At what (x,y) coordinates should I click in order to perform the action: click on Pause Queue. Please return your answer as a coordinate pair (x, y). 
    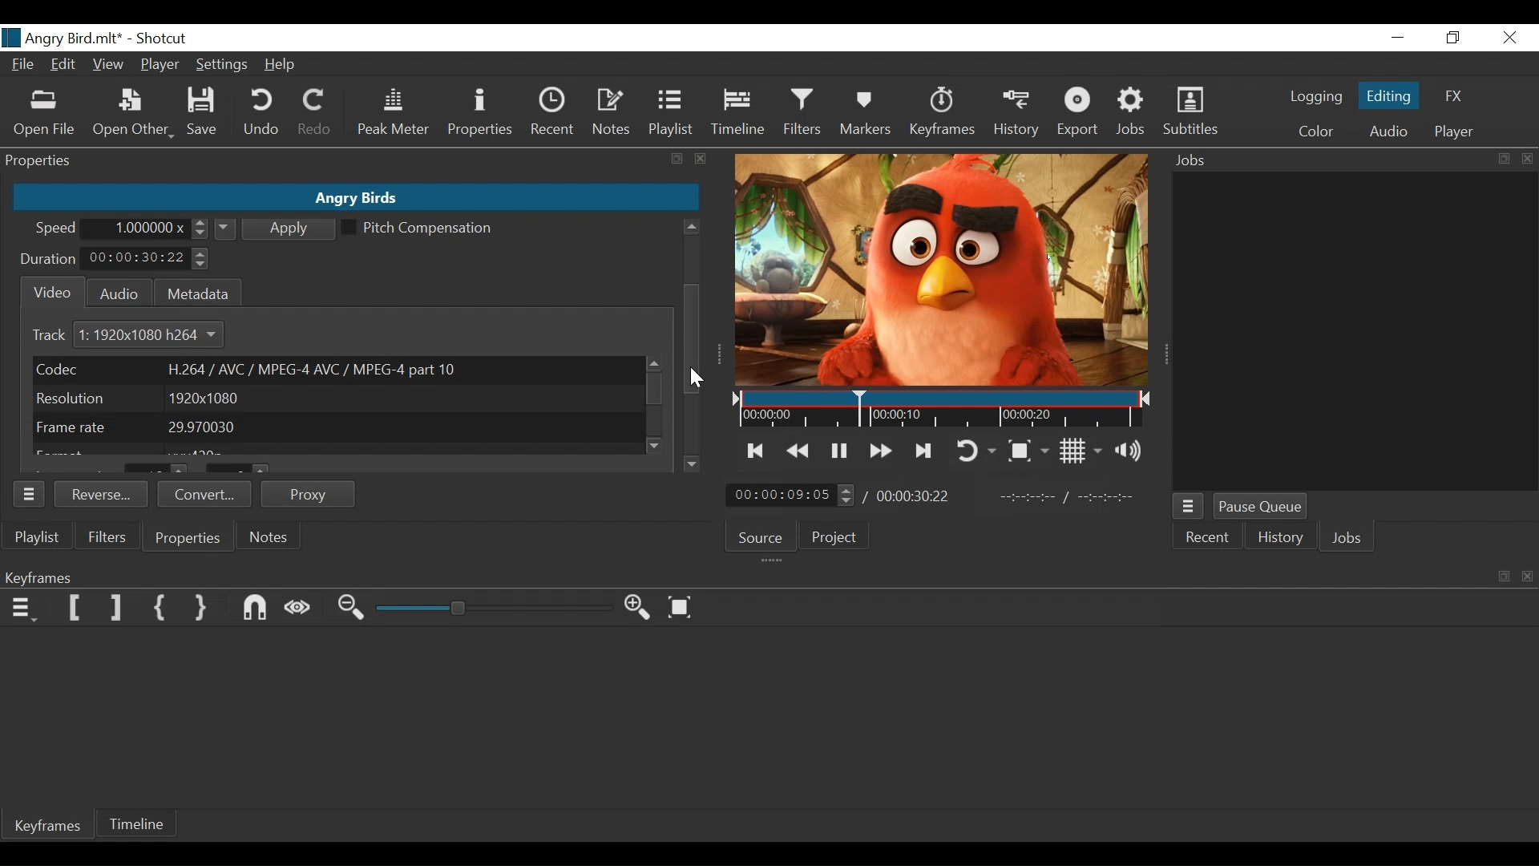
    Looking at the image, I should click on (1261, 507).